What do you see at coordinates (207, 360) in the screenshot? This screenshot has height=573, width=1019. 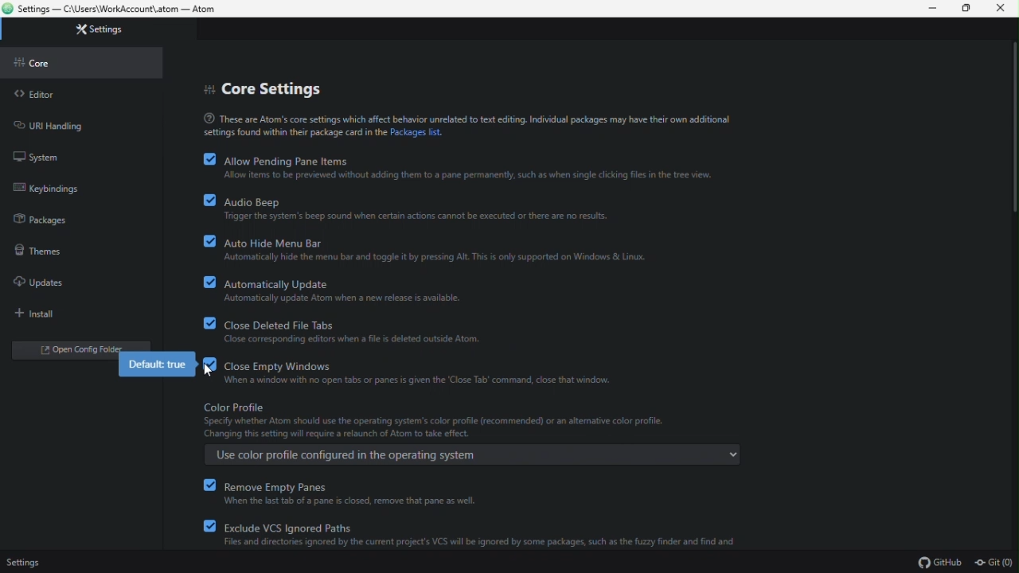 I see `checkbox` at bounding box center [207, 360].